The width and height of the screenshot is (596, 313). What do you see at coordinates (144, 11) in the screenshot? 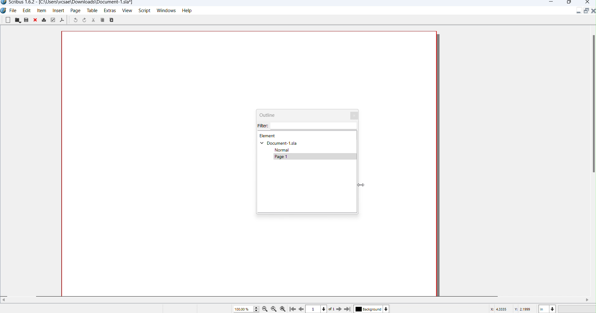
I see `script` at bounding box center [144, 11].